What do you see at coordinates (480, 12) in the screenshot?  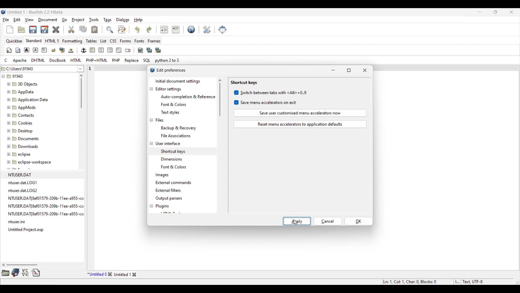 I see `Minimize` at bounding box center [480, 12].